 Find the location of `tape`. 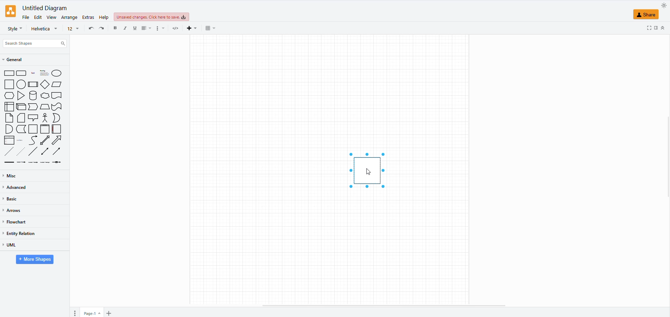

tape is located at coordinates (57, 107).